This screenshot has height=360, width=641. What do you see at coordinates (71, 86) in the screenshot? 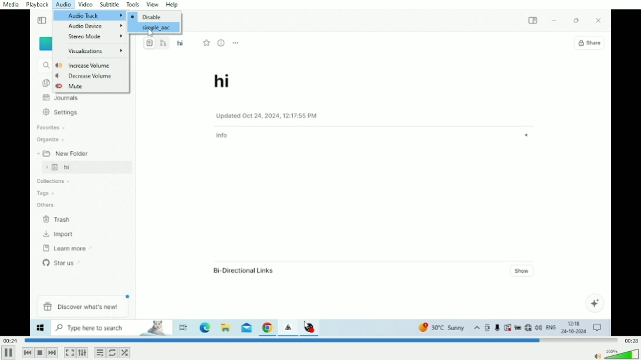
I see `Mute` at bounding box center [71, 86].